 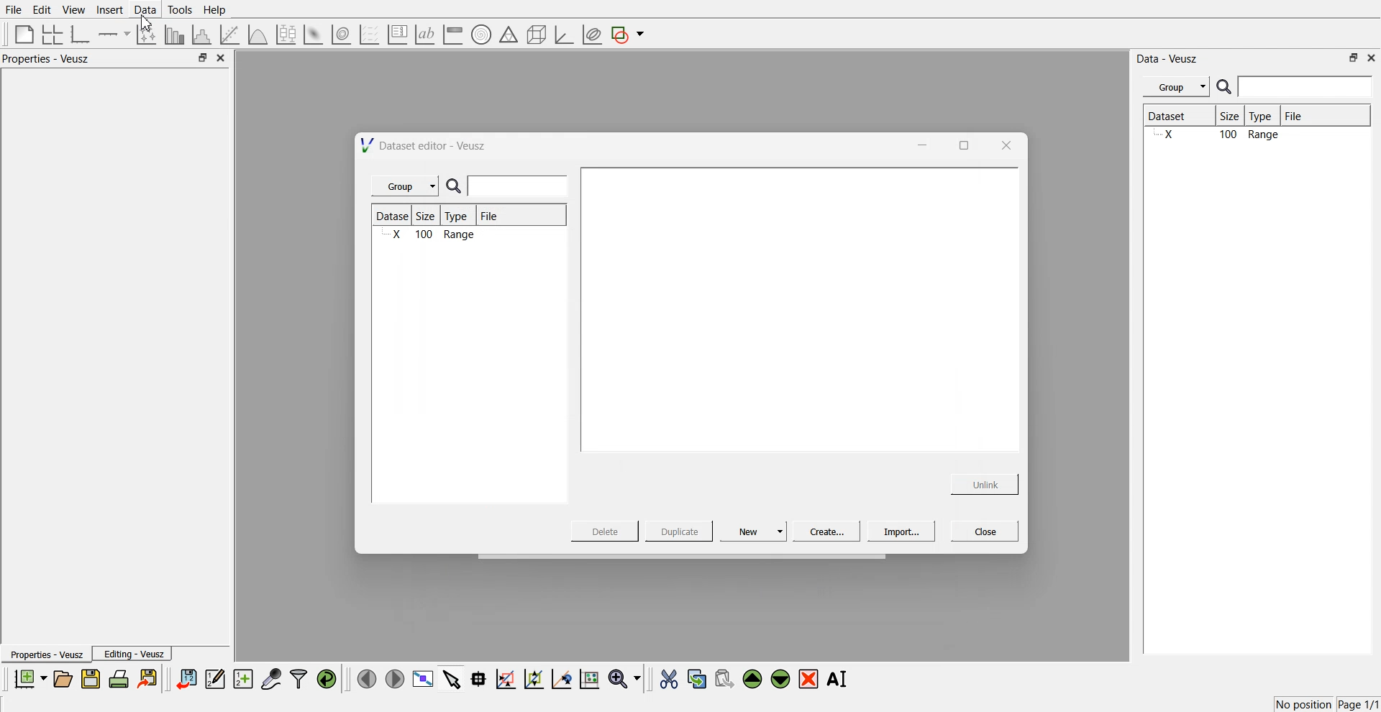 What do you see at coordinates (122, 678) in the screenshot?
I see `print` at bounding box center [122, 678].